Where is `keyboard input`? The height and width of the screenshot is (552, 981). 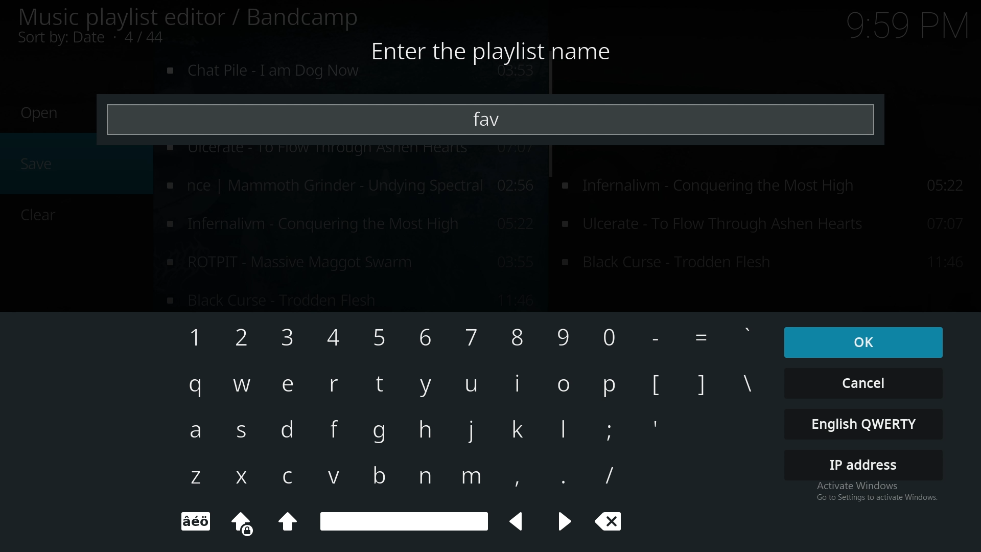 keyboard input is located at coordinates (245, 431).